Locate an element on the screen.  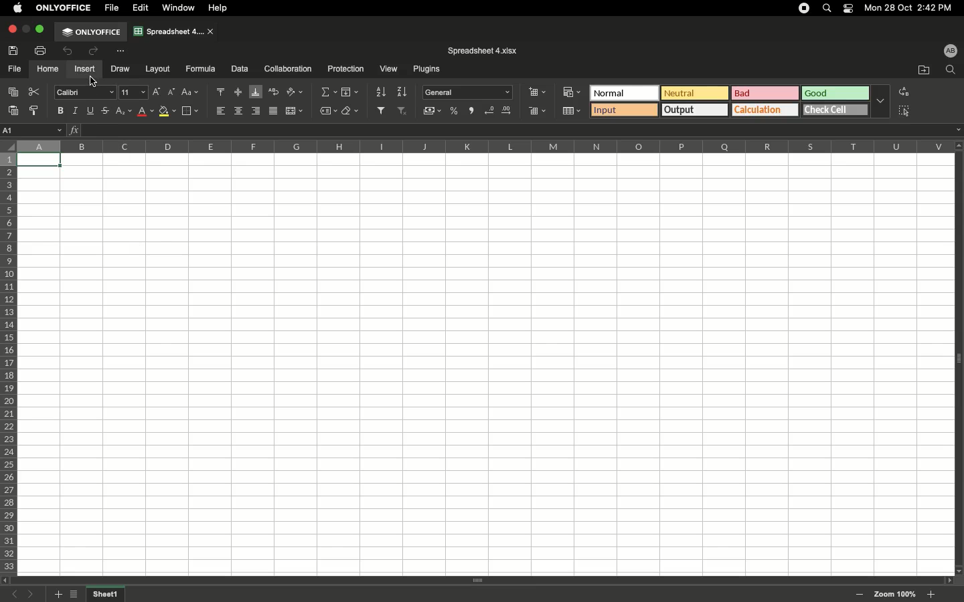
List of sheets is located at coordinates (77, 595).